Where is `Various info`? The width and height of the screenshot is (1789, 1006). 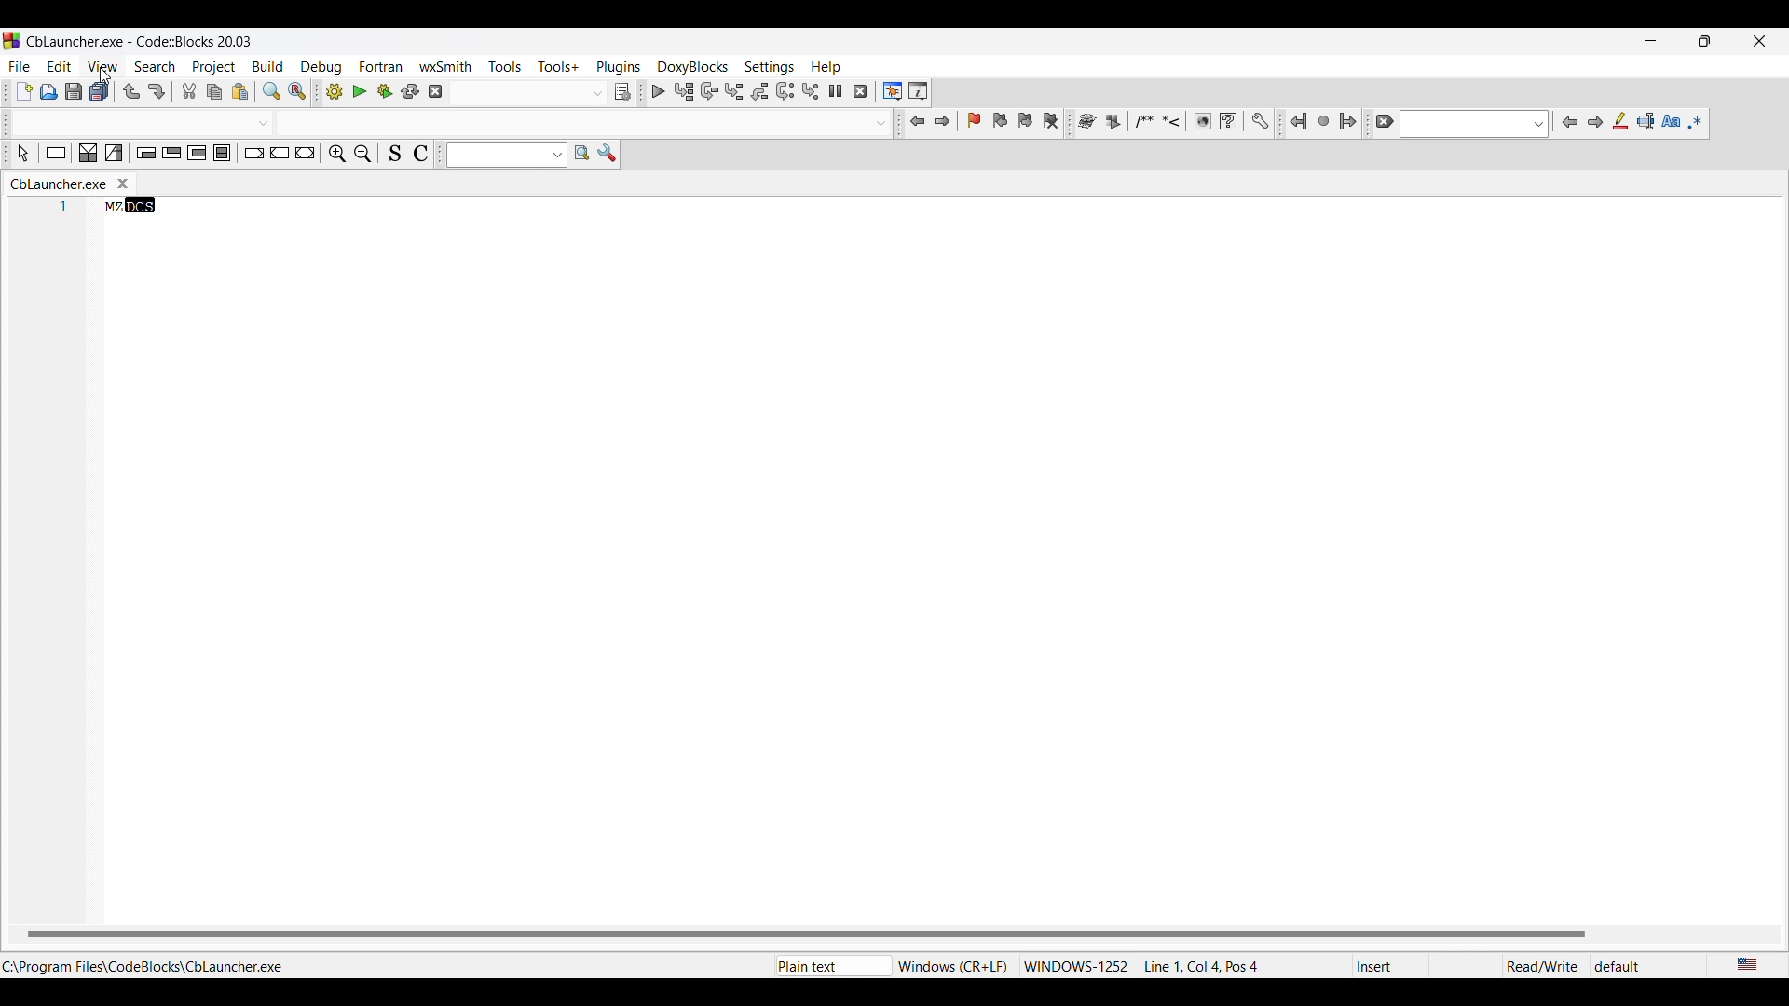
Various info is located at coordinates (918, 91).